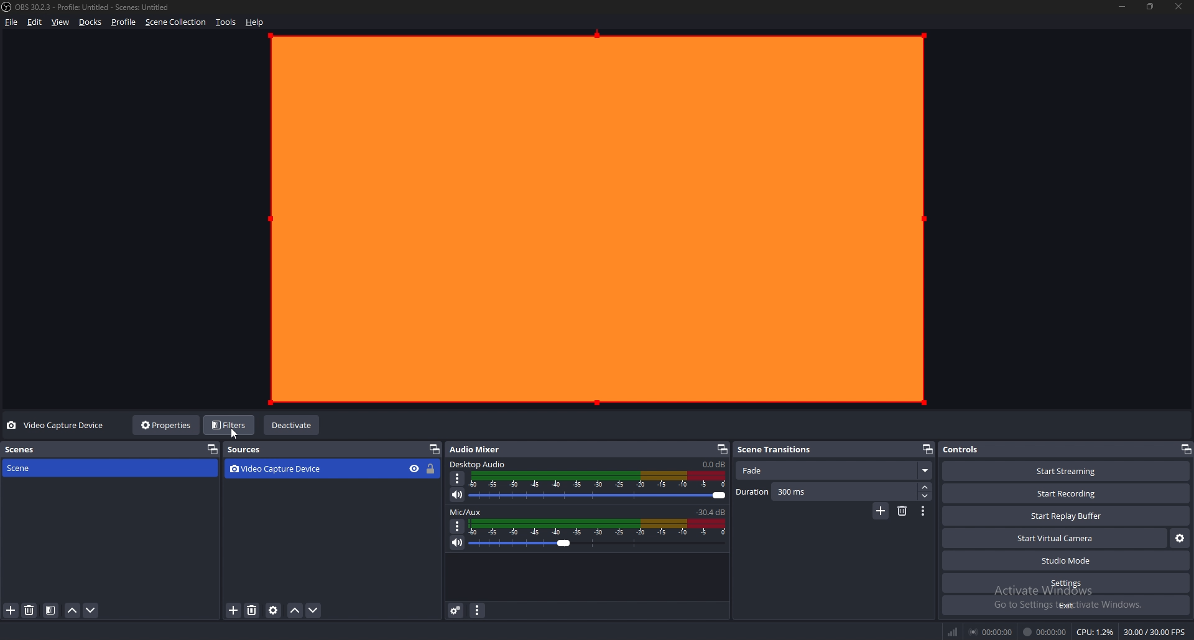  What do you see at coordinates (96, 8) in the screenshot?
I see `OBS 30.2.3 - Profile: Untitled - Scenes: Untitled` at bounding box center [96, 8].